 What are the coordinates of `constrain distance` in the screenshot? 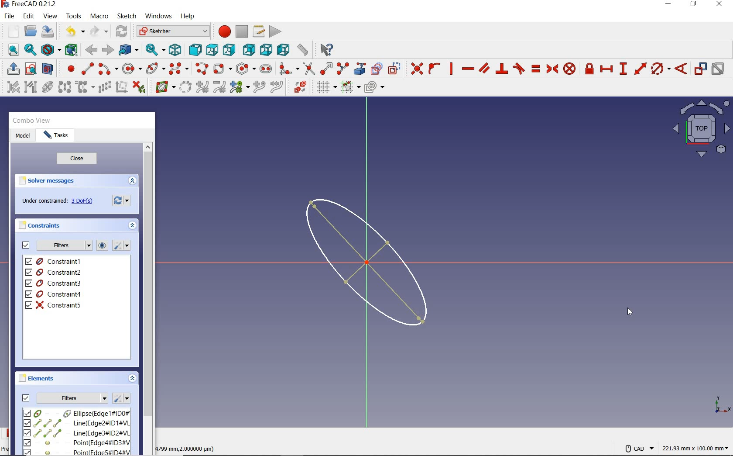 It's located at (641, 68).